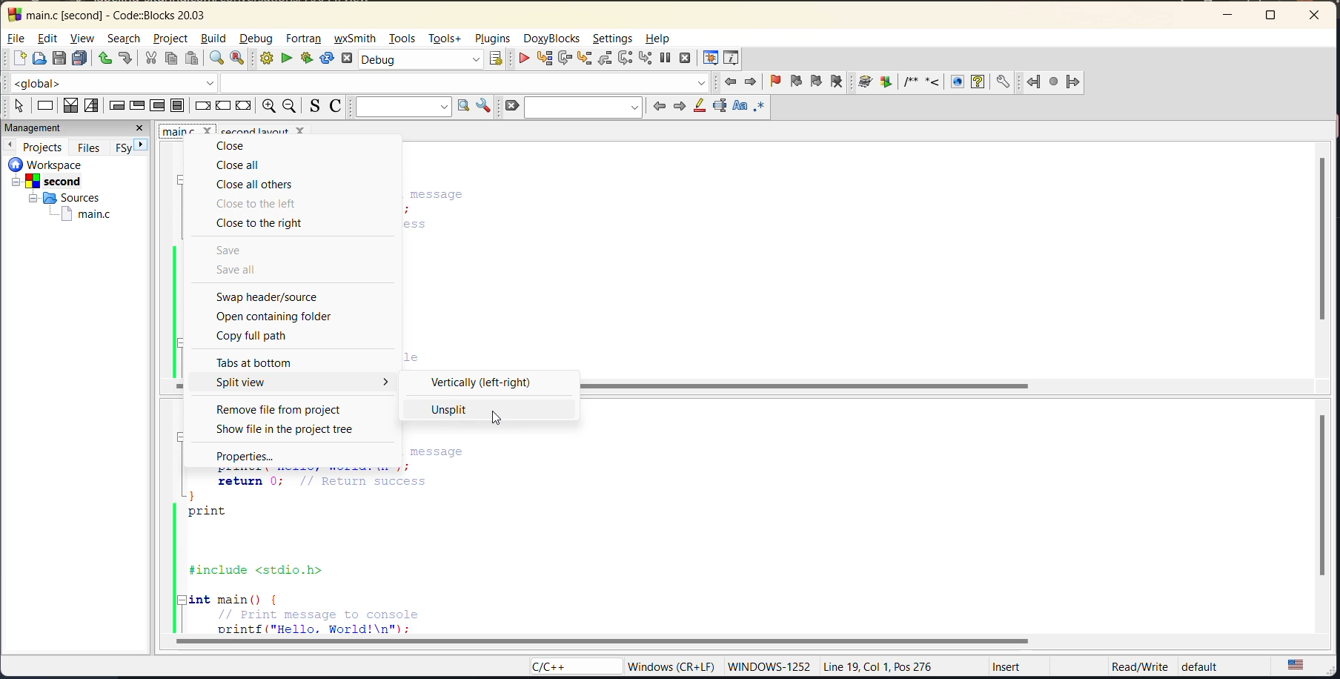 This screenshot has width=1340, height=679. What do you see at coordinates (751, 82) in the screenshot?
I see `jump forward` at bounding box center [751, 82].